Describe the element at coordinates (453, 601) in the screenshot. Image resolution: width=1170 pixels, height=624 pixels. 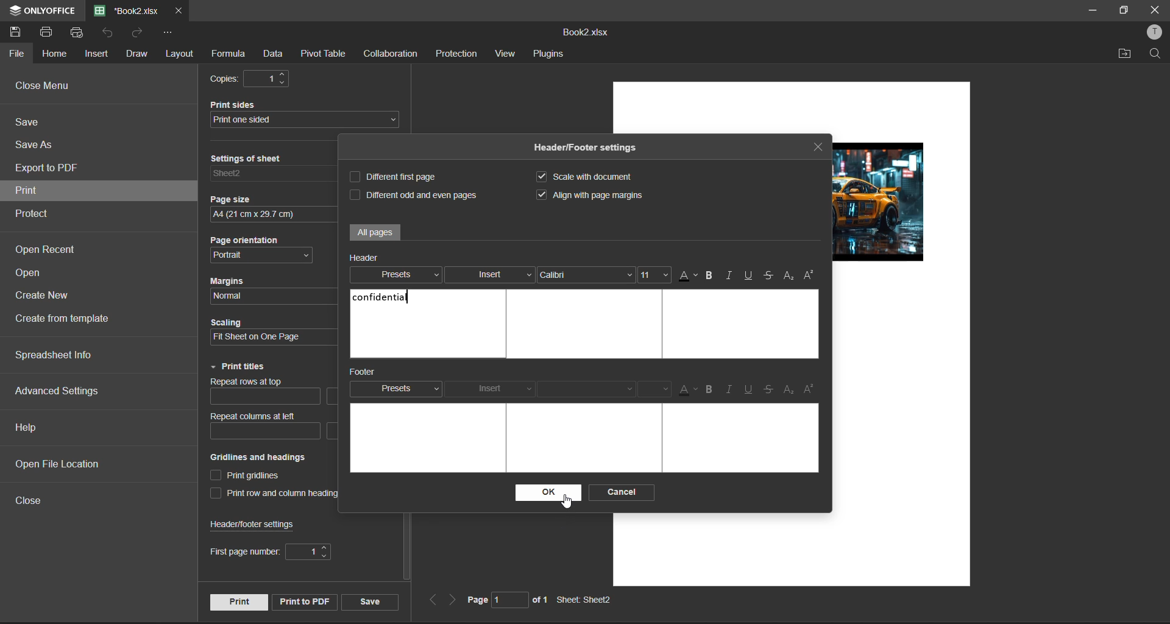
I see `next` at that location.